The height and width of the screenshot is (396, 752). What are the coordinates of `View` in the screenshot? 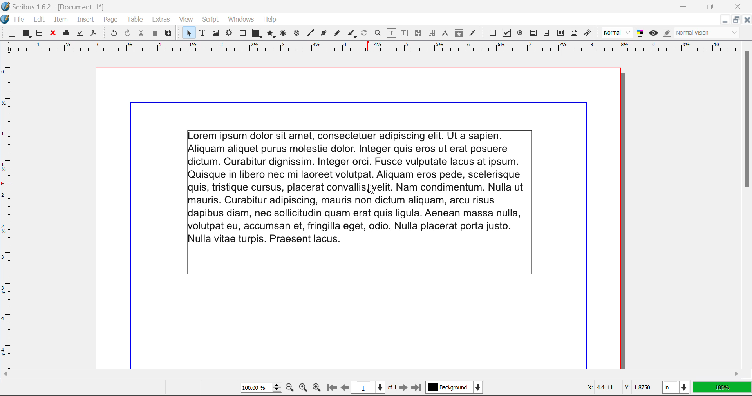 It's located at (186, 20).